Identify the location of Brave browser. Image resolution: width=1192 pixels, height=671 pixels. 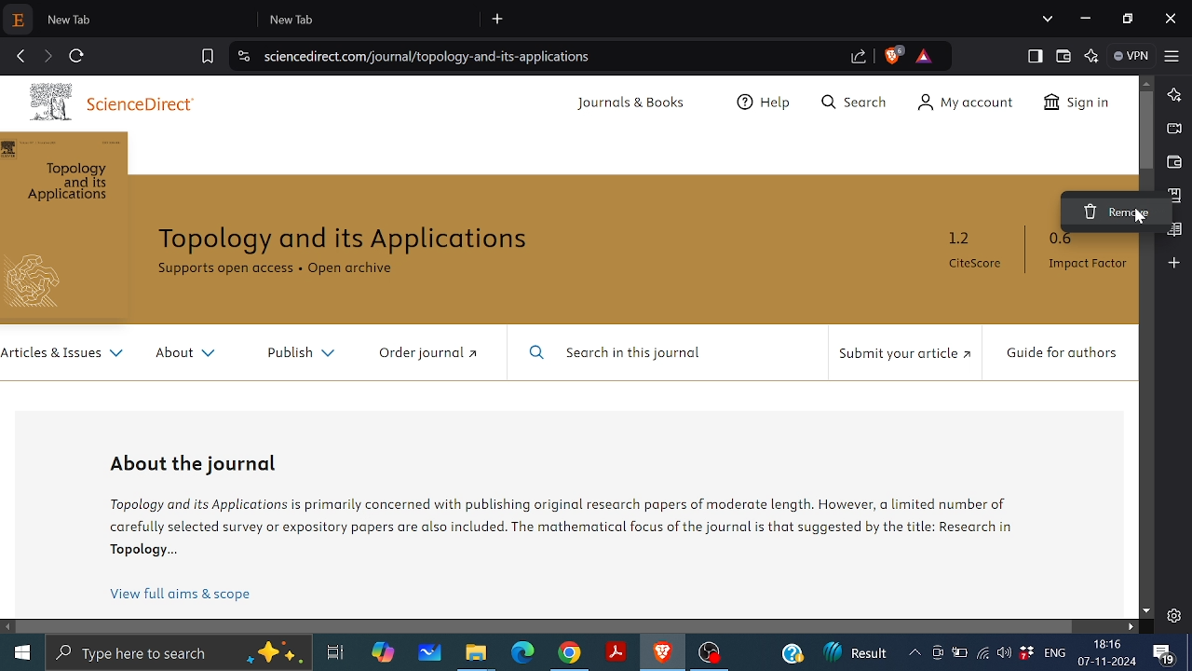
(661, 653).